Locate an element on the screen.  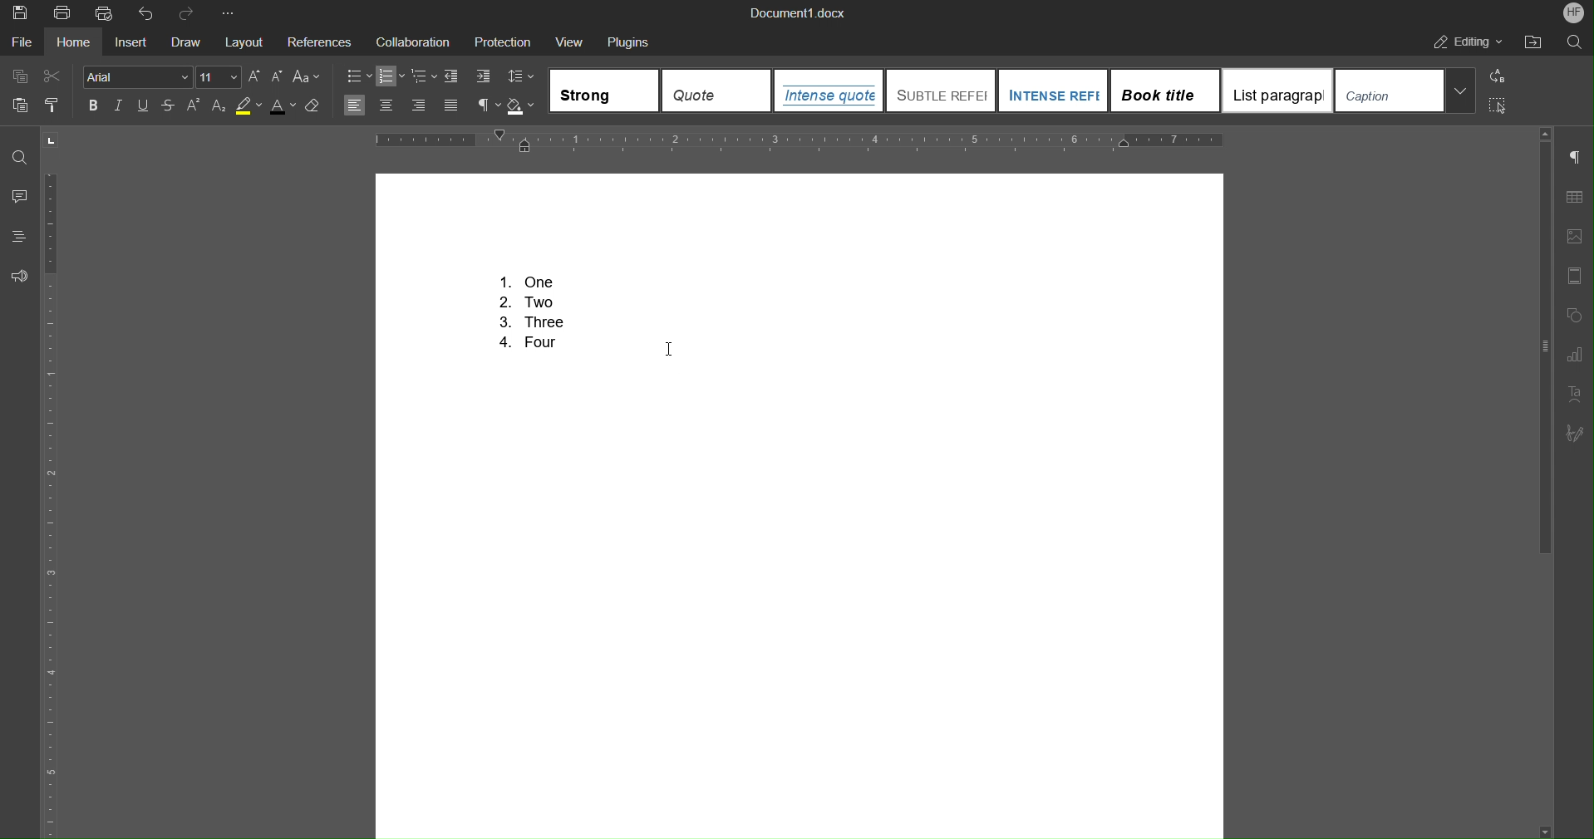
Feedback and Support is located at coordinates (20, 275).